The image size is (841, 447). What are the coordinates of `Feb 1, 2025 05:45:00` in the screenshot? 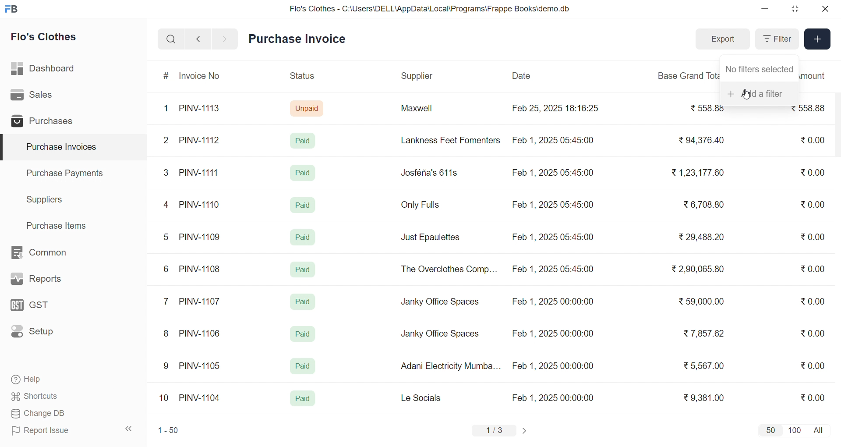 It's located at (555, 139).